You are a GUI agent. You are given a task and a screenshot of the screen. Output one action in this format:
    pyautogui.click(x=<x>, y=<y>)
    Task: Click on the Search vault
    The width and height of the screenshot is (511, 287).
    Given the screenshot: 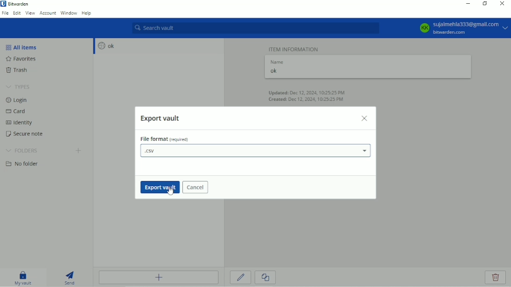 What is the action you would take?
    pyautogui.click(x=255, y=28)
    